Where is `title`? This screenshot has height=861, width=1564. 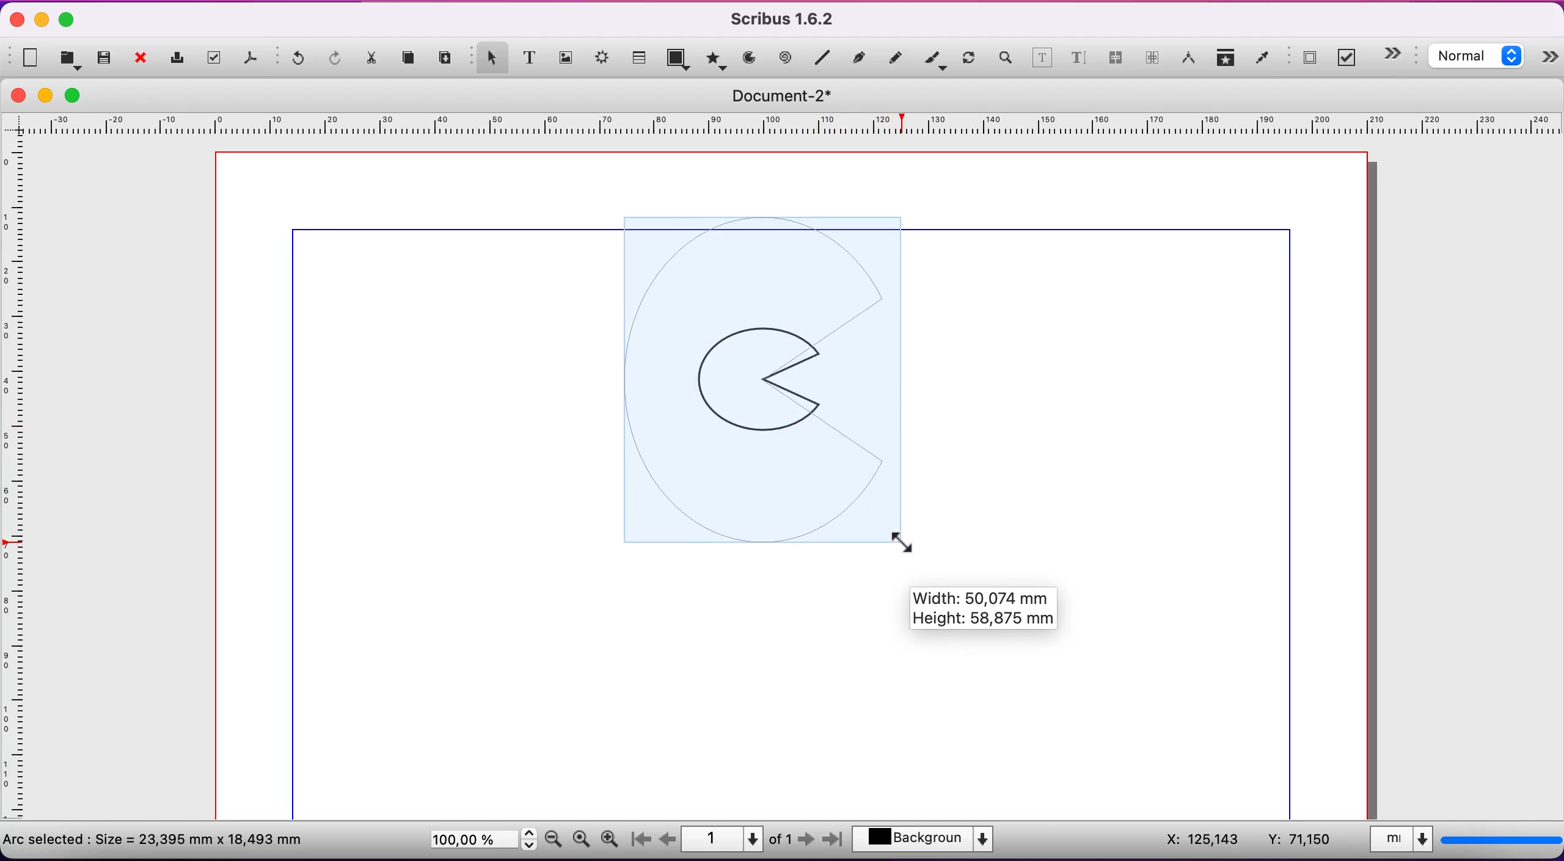 title is located at coordinates (790, 96).